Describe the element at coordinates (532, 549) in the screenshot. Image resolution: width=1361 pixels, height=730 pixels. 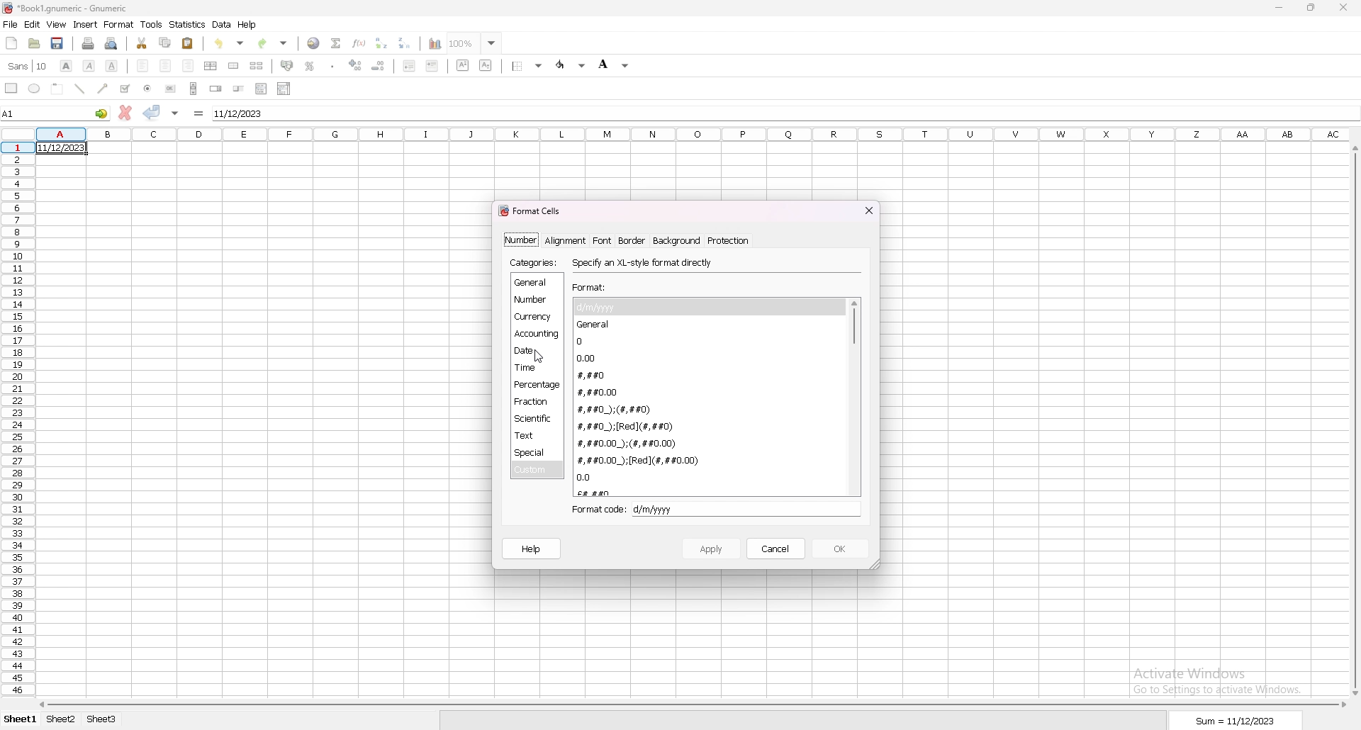
I see `help` at that location.